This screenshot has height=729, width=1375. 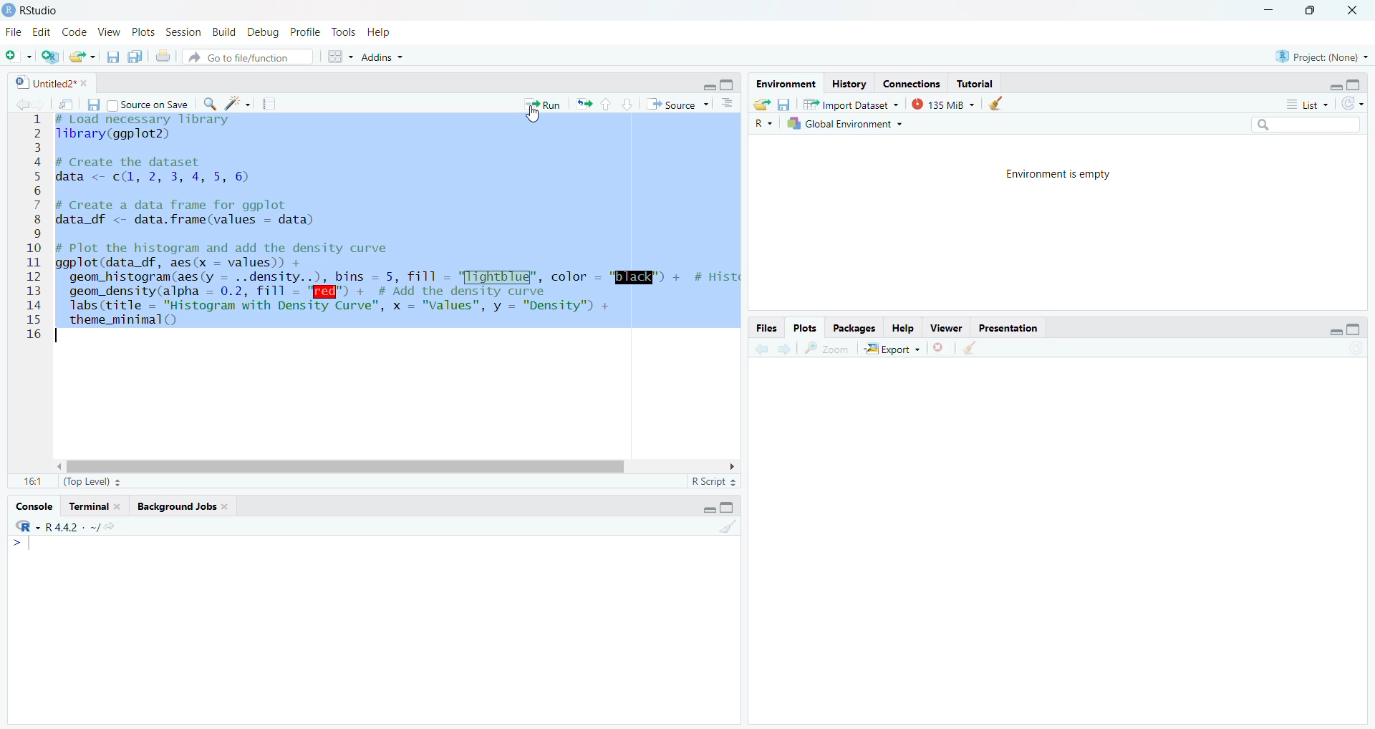 I want to click on 1:1, so click(x=35, y=481).